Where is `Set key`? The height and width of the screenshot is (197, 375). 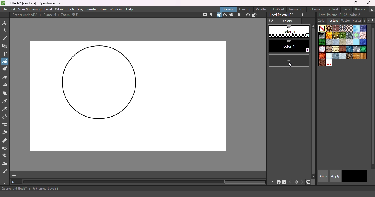 Set key is located at coordinates (296, 182).